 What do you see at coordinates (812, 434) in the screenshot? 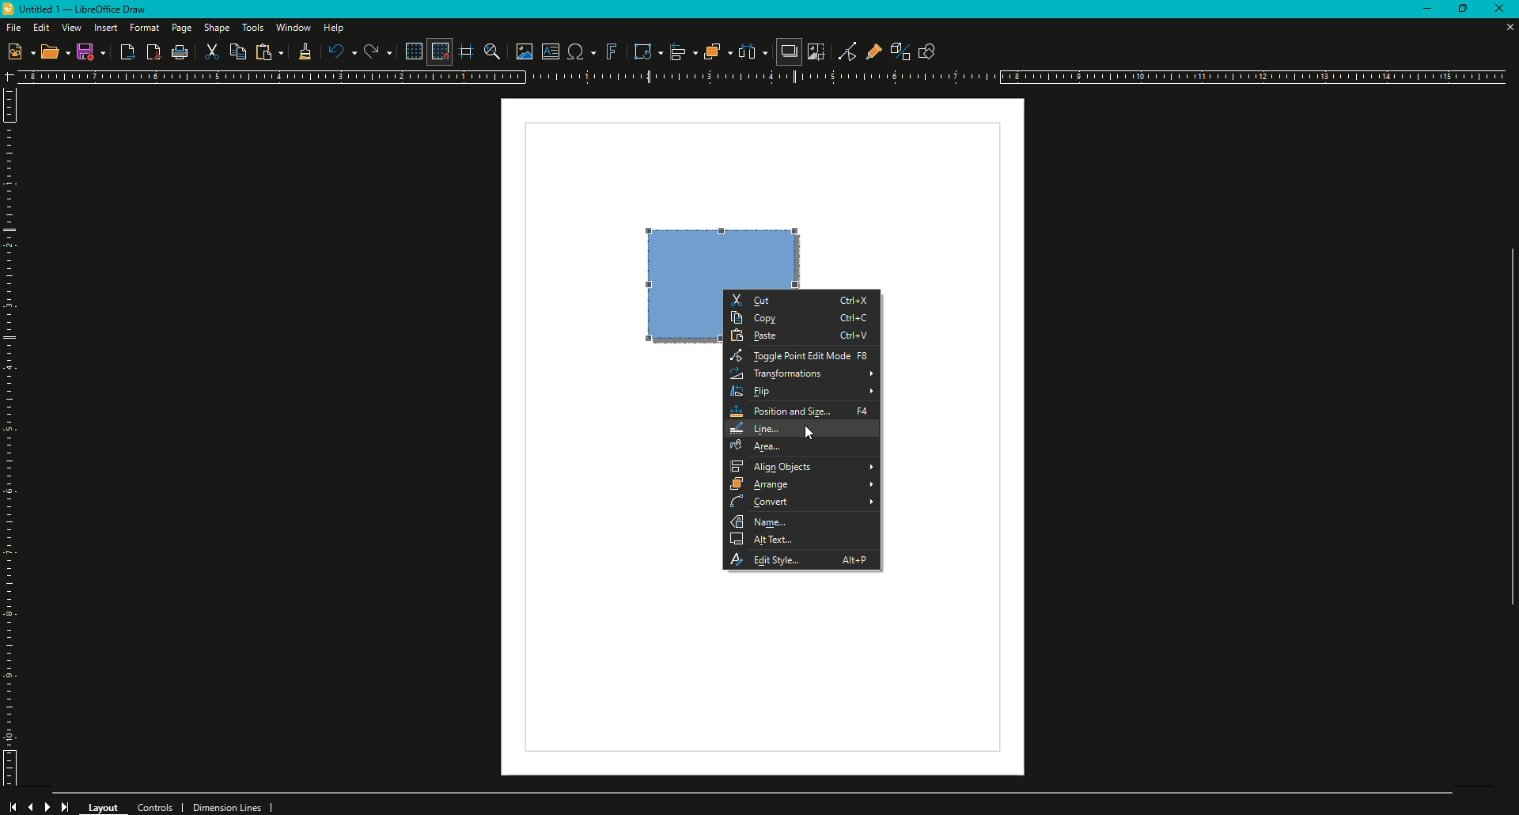
I see `Cursor` at bounding box center [812, 434].